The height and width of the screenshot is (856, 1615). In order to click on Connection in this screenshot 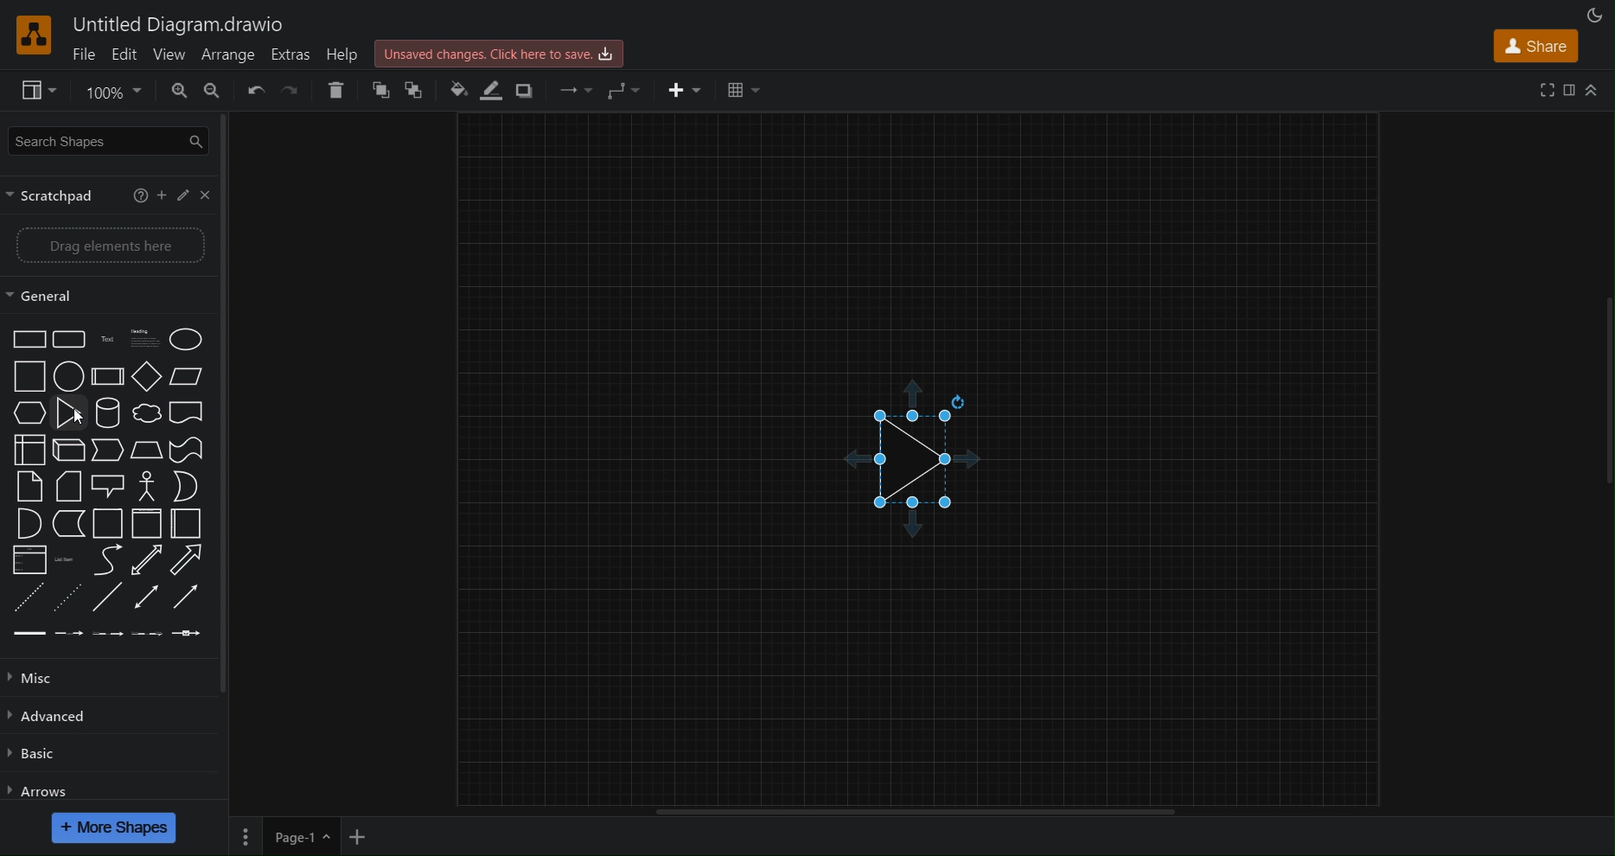, I will do `click(570, 93)`.